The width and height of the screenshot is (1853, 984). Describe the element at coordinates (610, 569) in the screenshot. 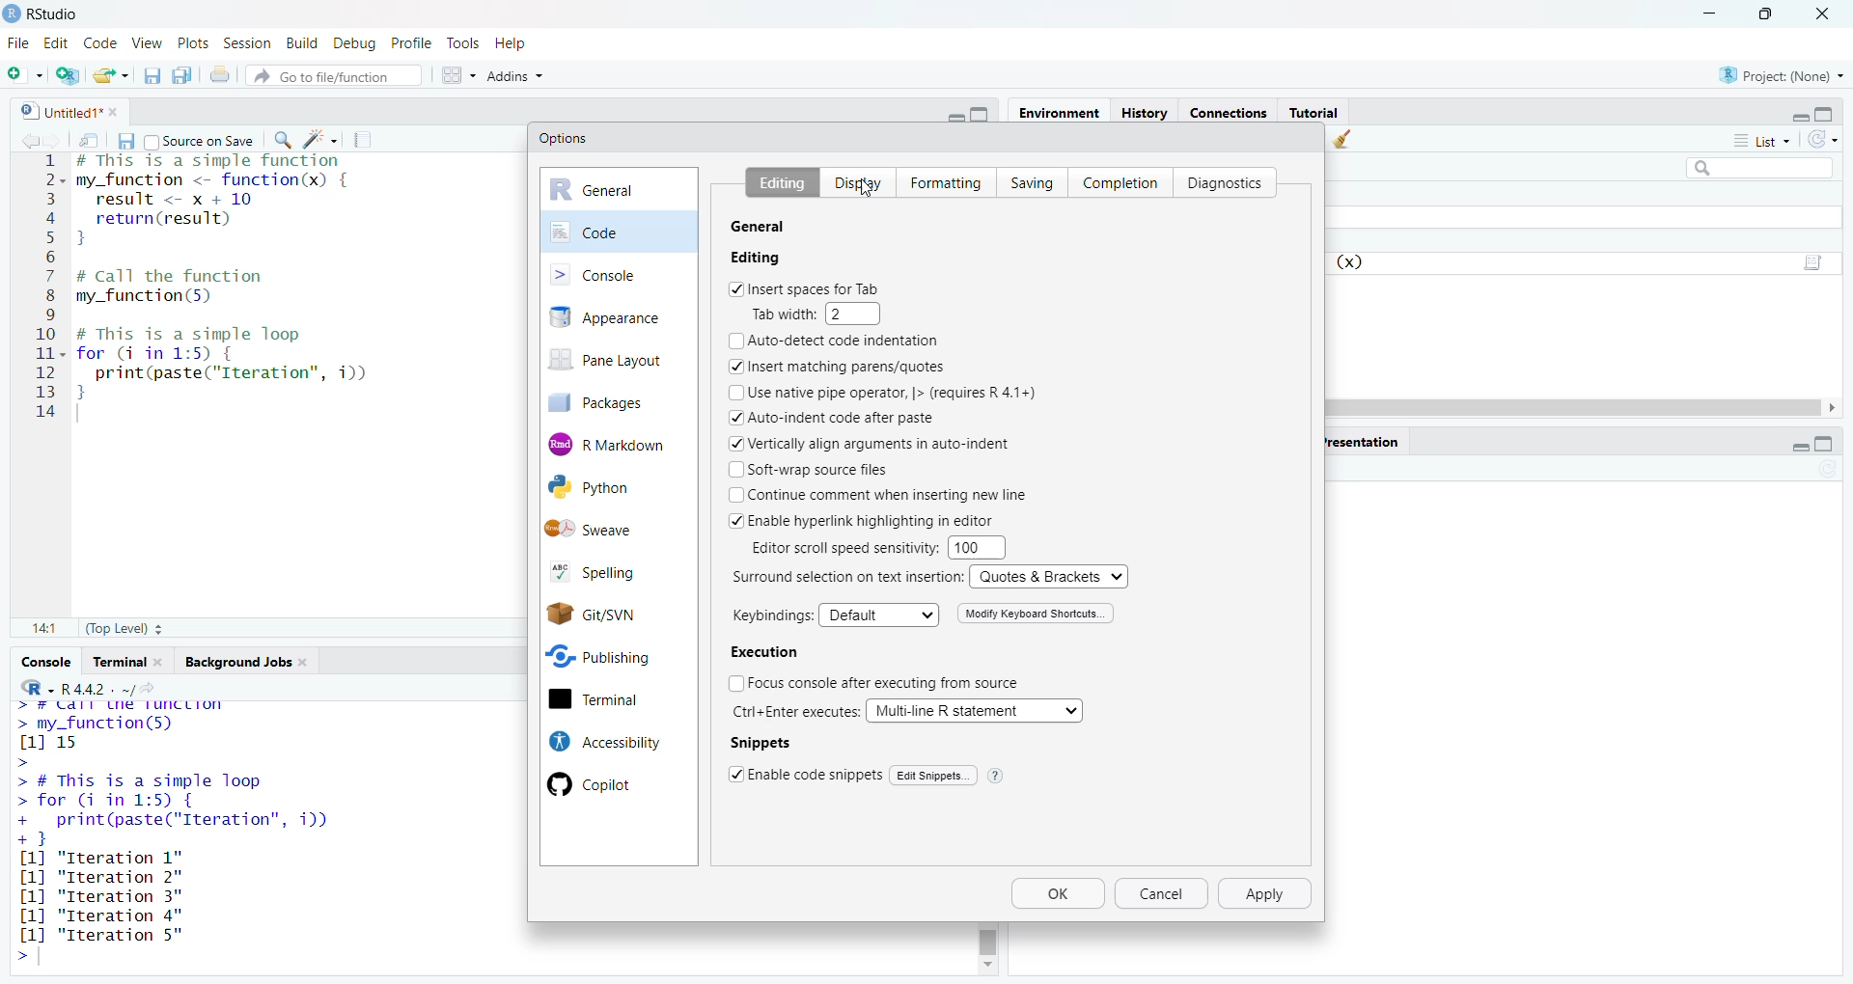

I see `spelling` at that location.